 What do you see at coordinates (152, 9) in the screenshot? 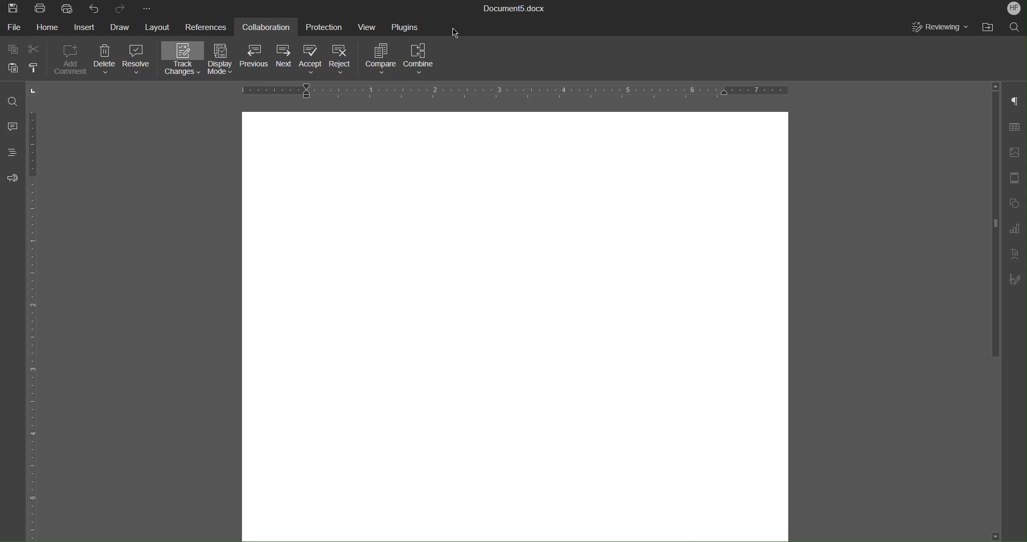
I see `More` at bounding box center [152, 9].